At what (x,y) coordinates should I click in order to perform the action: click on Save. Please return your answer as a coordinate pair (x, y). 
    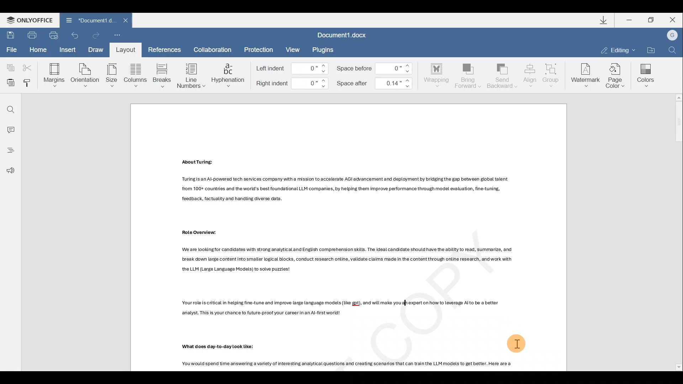
    Looking at the image, I should click on (9, 36).